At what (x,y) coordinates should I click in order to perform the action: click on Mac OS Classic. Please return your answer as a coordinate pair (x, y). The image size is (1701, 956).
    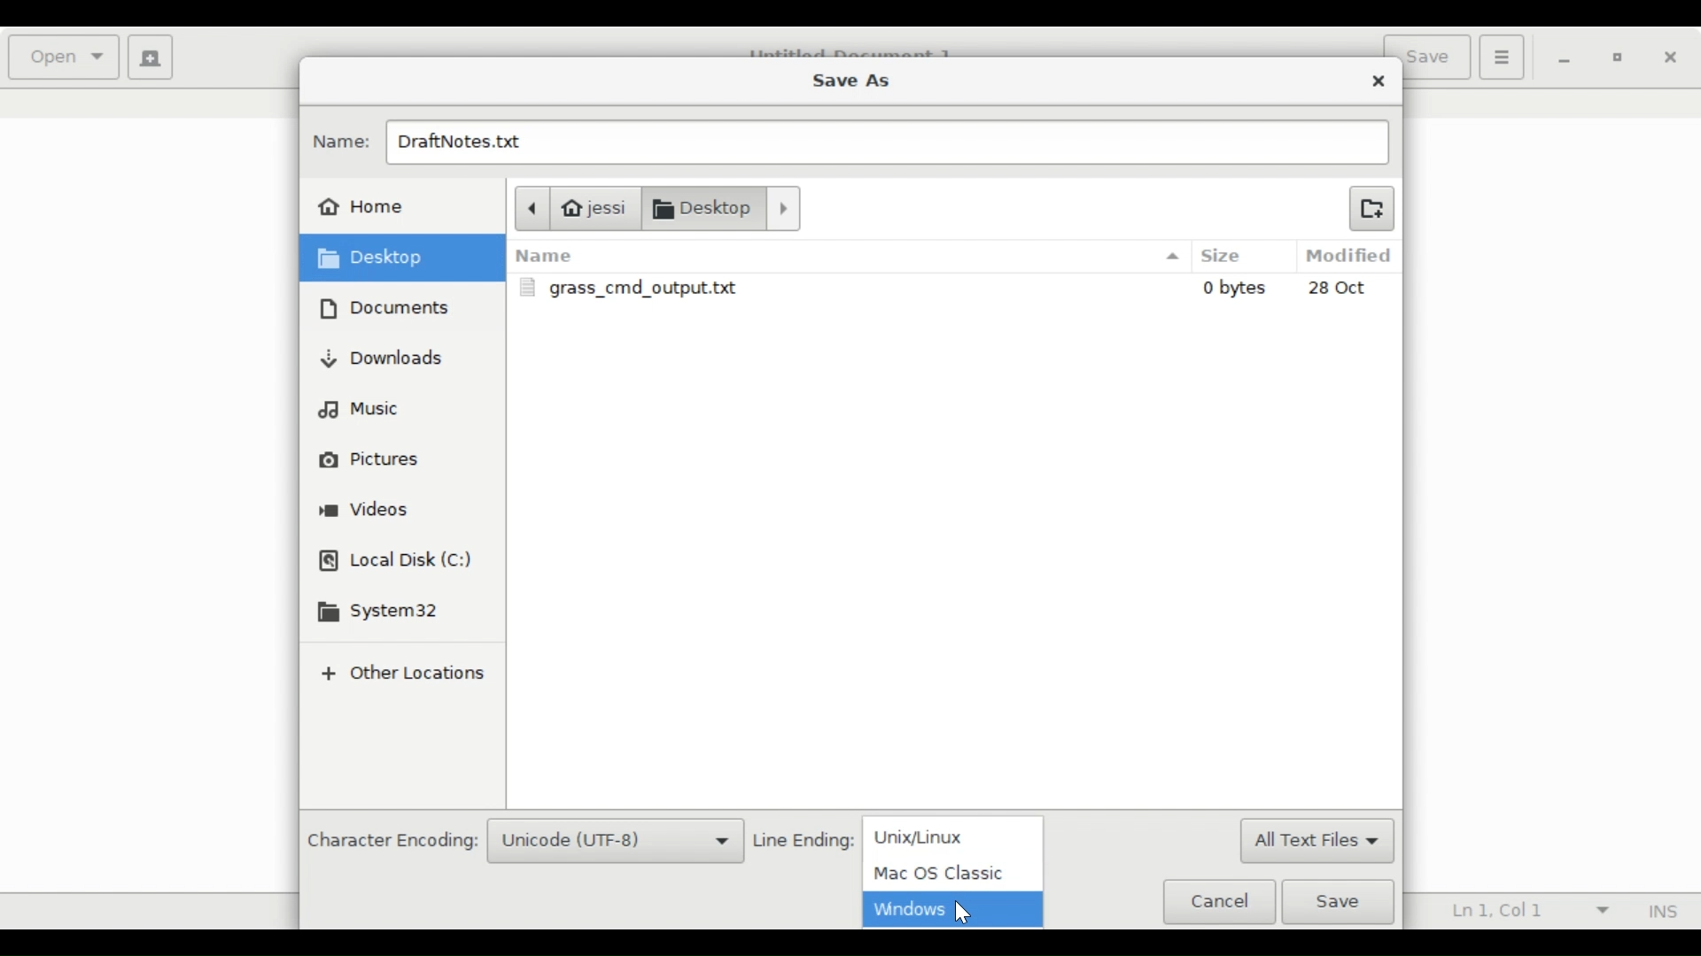
    Looking at the image, I should click on (937, 873).